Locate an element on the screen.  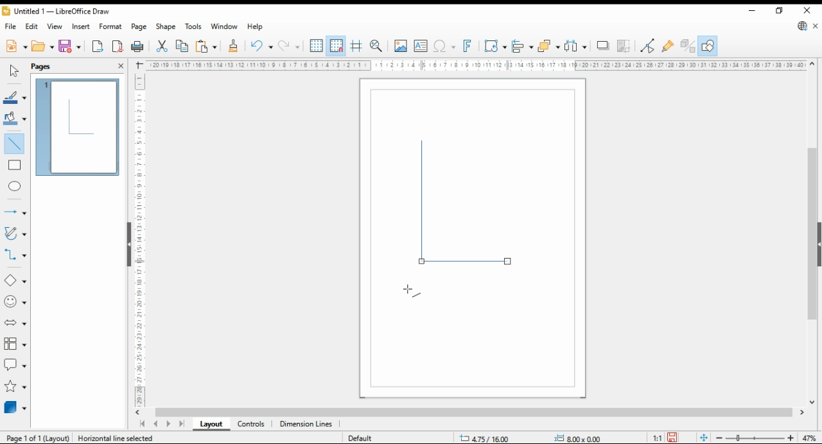
page is located at coordinates (140, 27).